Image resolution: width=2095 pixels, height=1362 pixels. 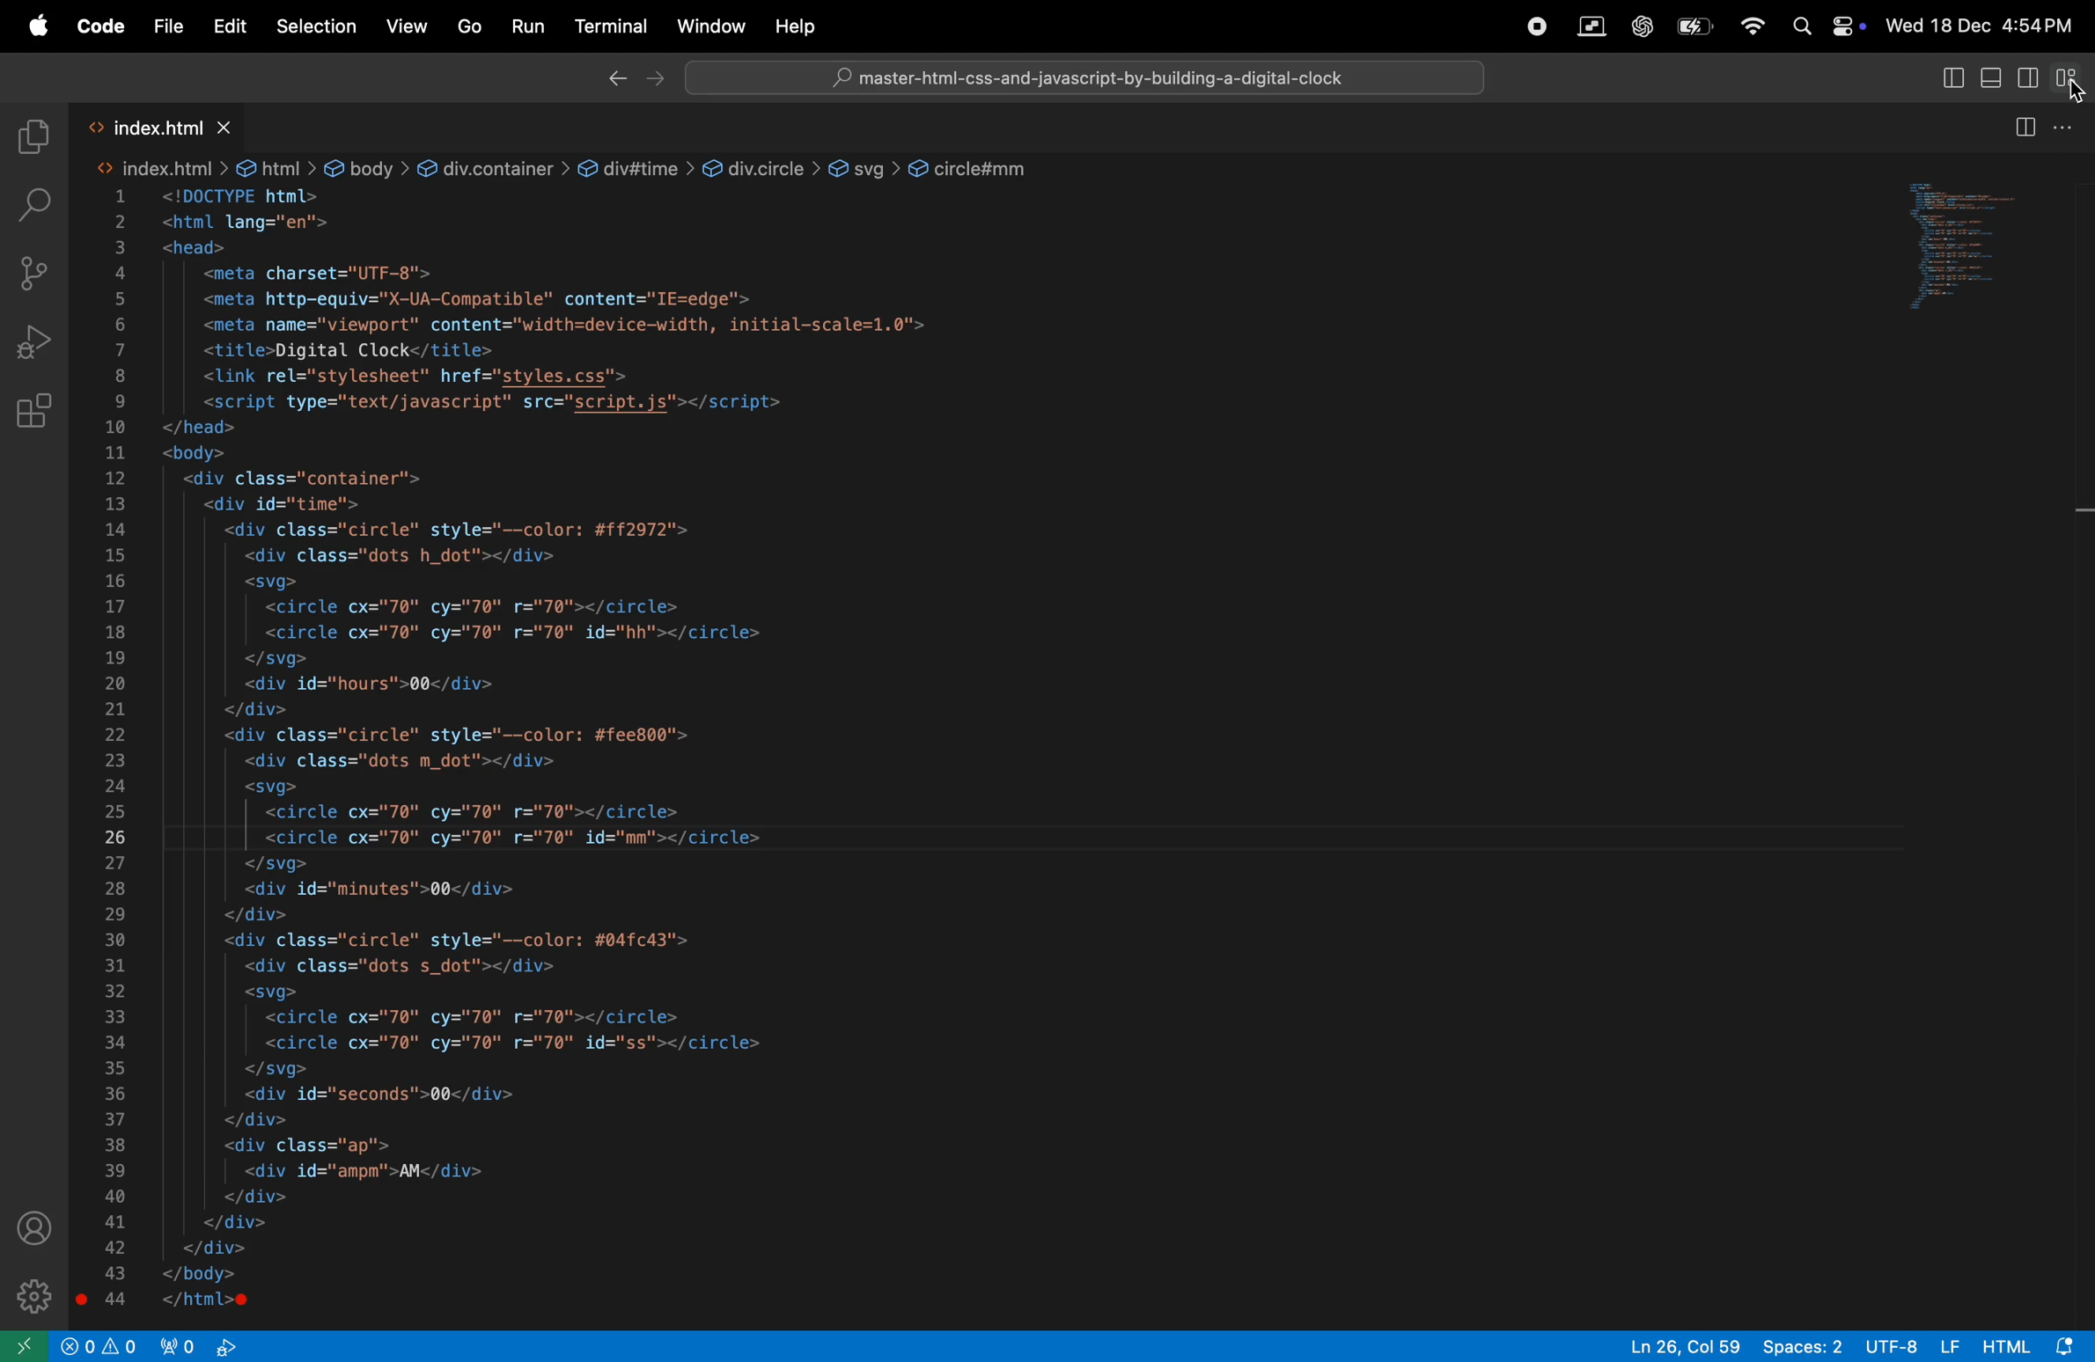 What do you see at coordinates (36, 270) in the screenshot?
I see `source control` at bounding box center [36, 270].